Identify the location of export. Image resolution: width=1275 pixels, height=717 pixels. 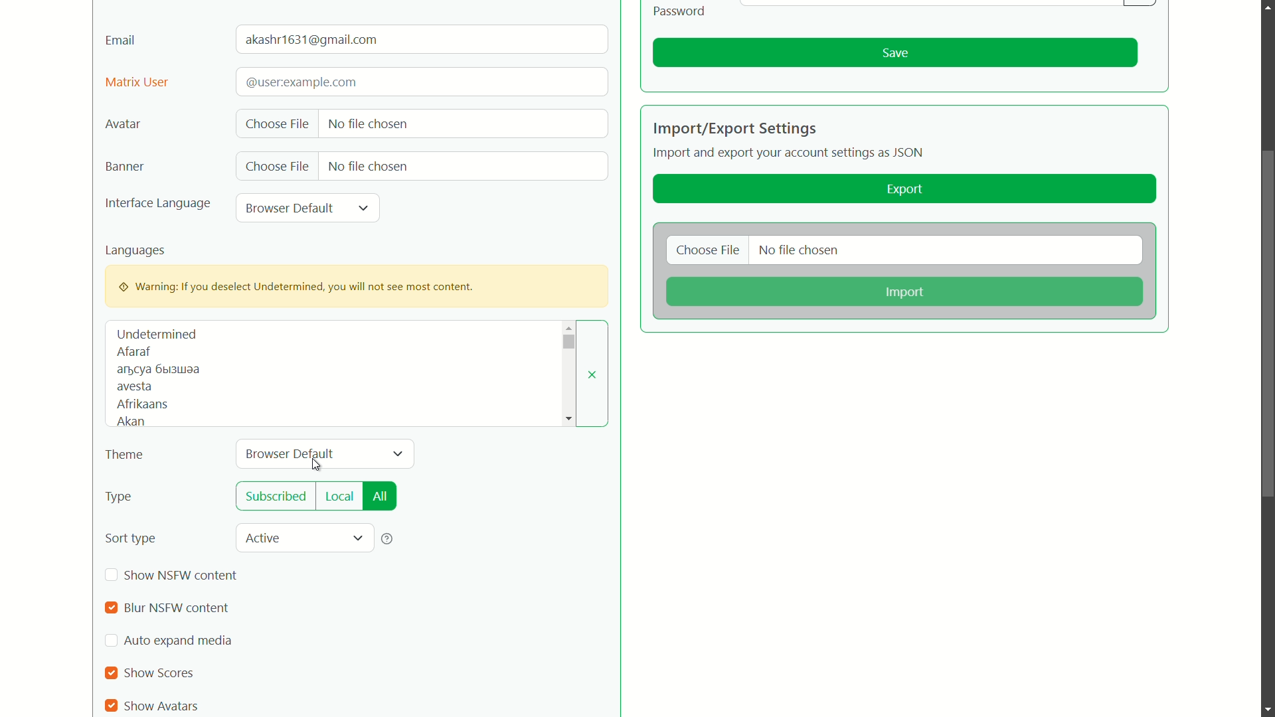
(905, 190).